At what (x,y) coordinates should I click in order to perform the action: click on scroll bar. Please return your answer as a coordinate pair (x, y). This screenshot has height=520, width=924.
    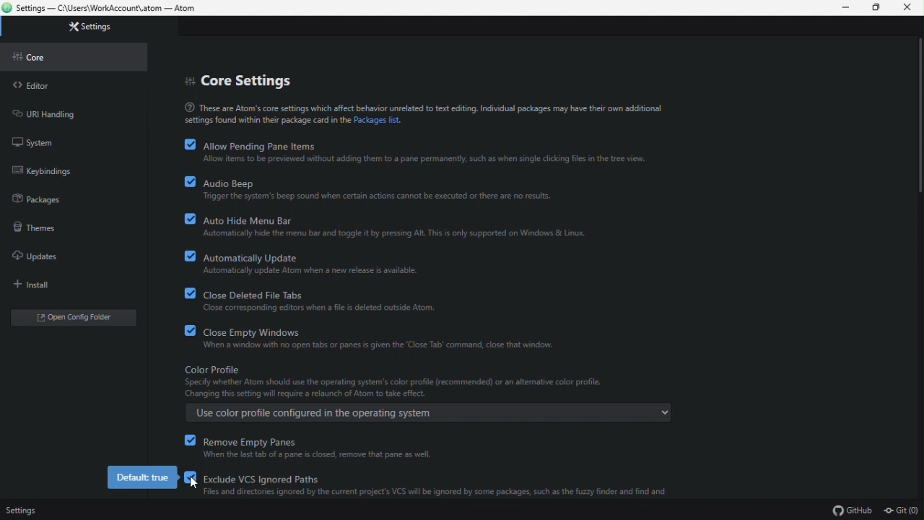
    Looking at the image, I should click on (918, 117).